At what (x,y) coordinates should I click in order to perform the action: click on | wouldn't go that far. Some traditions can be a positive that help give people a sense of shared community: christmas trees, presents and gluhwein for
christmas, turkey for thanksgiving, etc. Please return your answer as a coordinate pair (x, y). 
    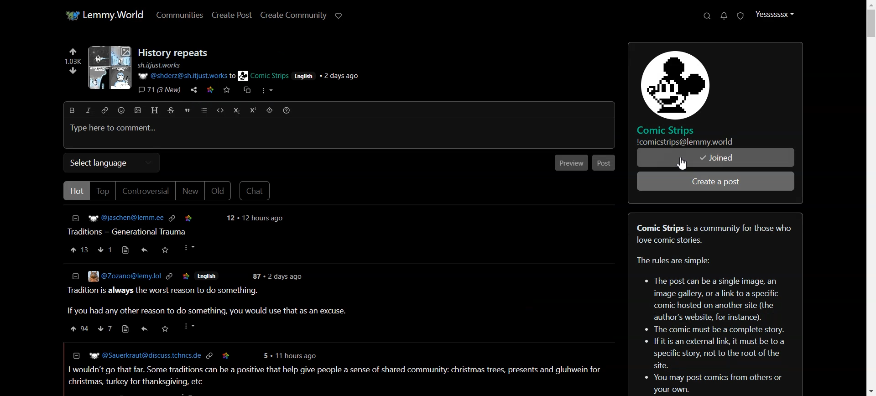
    Looking at the image, I should click on (334, 375).